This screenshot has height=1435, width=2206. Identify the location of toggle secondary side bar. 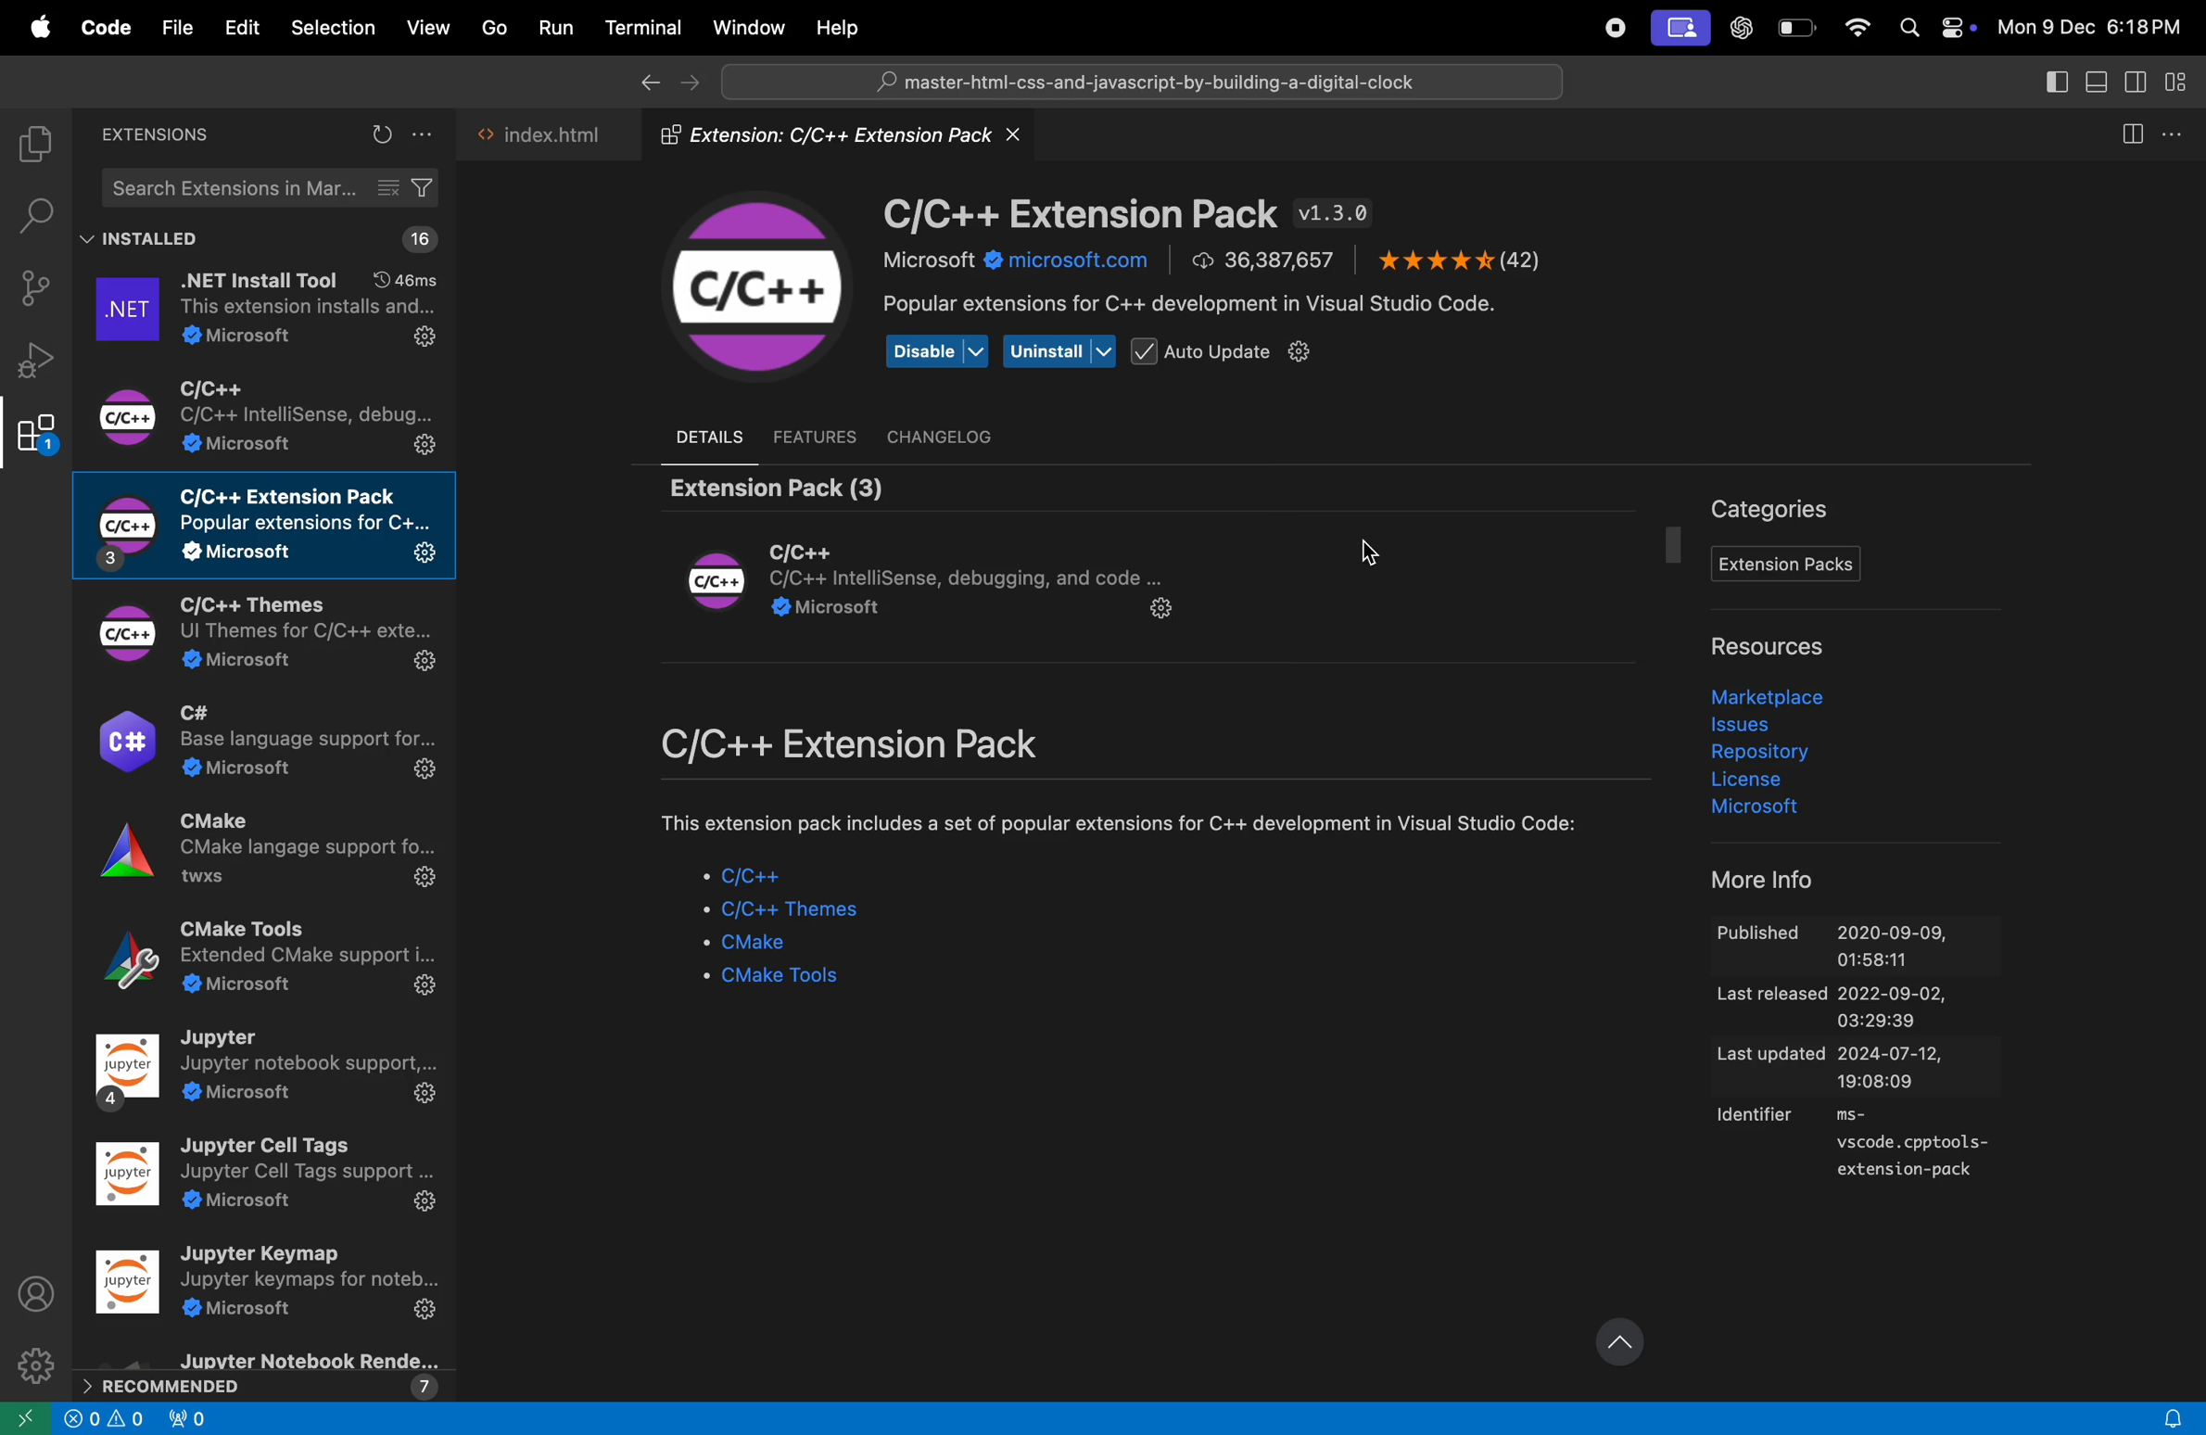
(2052, 81).